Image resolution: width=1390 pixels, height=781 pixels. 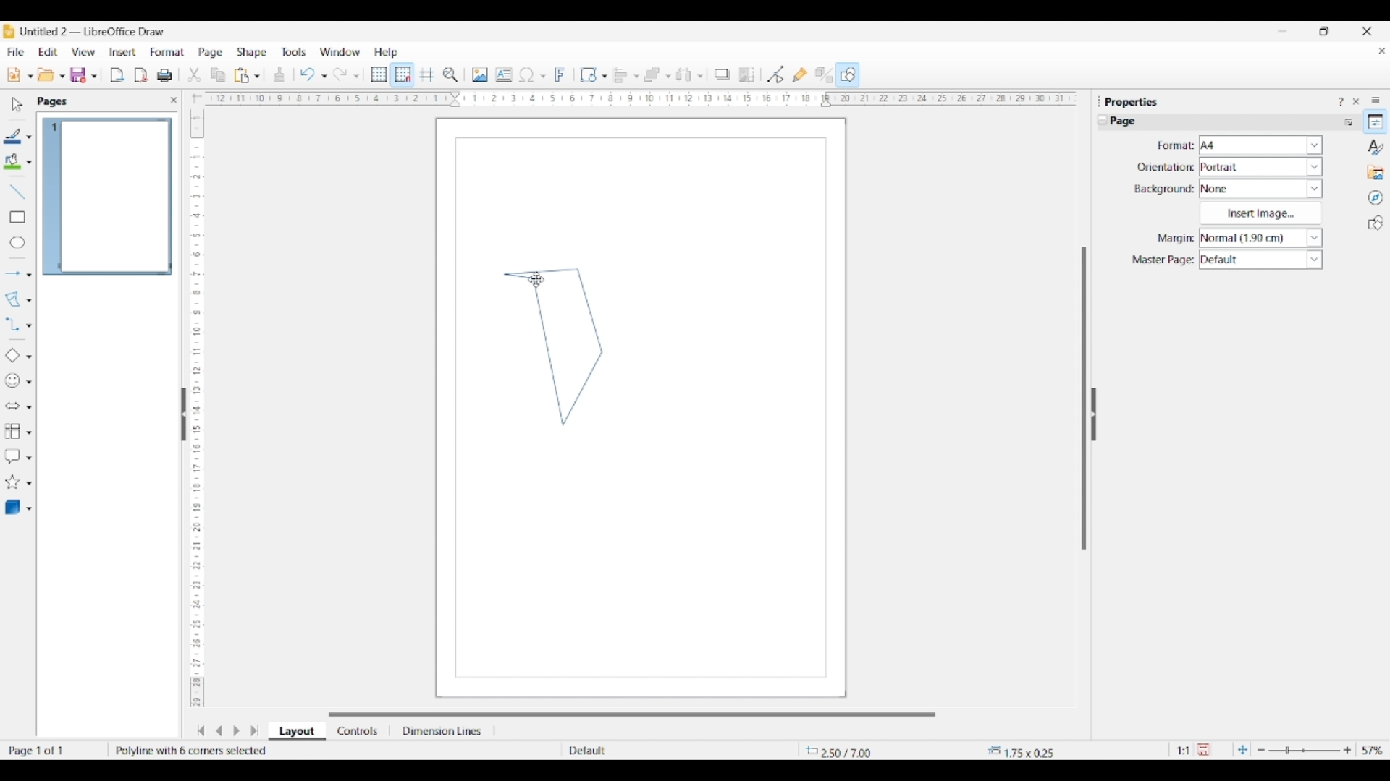 I want to click on Float properties panel, so click(x=1099, y=101).